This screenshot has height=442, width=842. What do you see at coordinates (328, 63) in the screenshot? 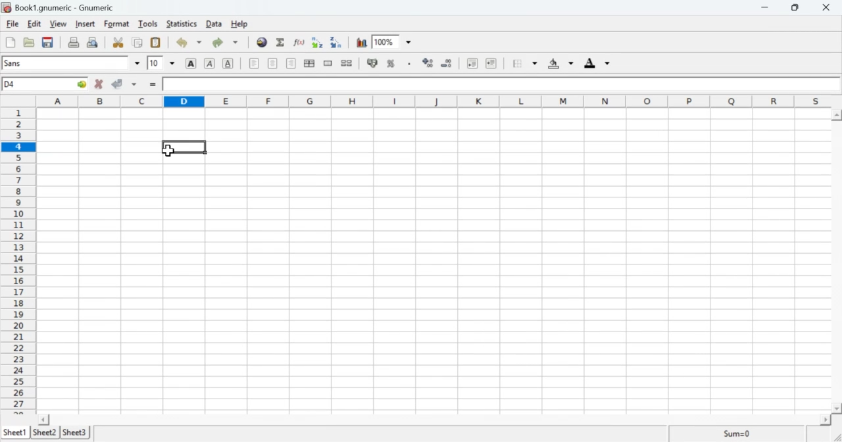
I see `Merge cells` at bounding box center [328, 63].